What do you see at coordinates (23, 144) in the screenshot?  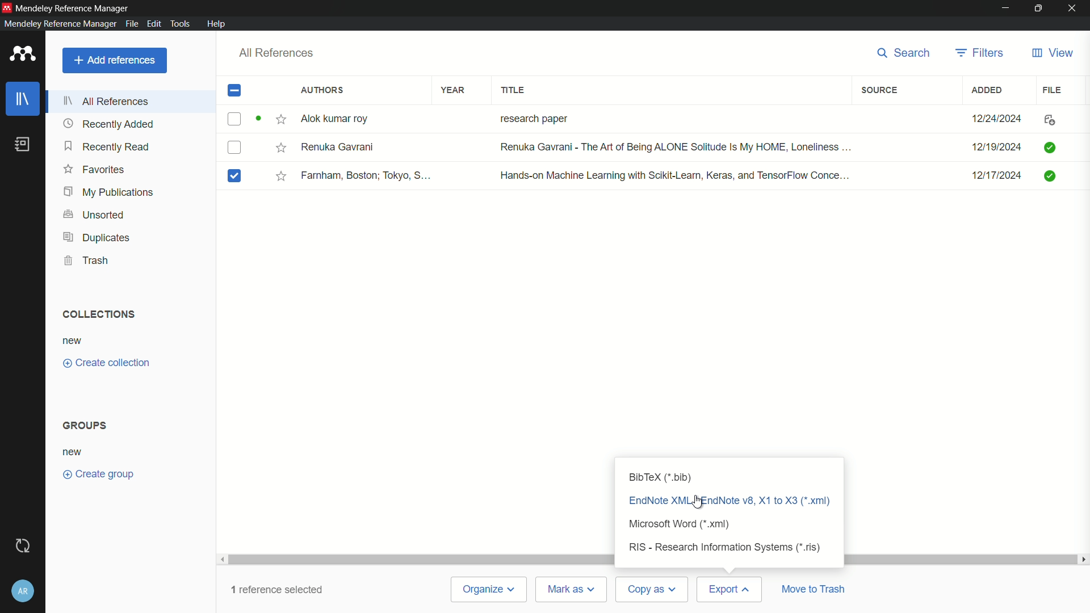 I see `book` at bounding box center [23, 144].